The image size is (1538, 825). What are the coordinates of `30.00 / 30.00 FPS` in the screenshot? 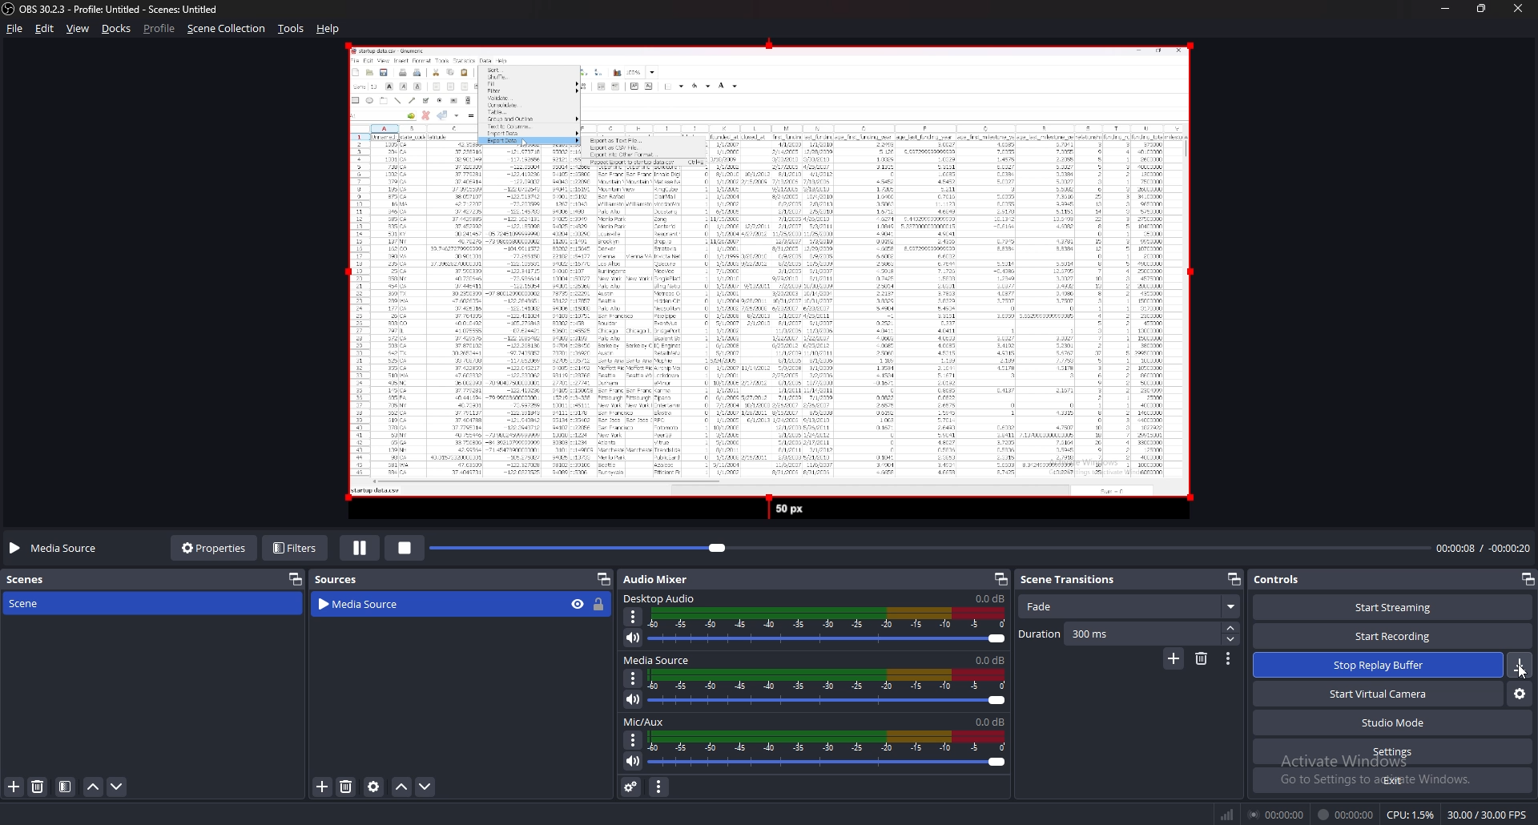 It's located at (1488, 815).